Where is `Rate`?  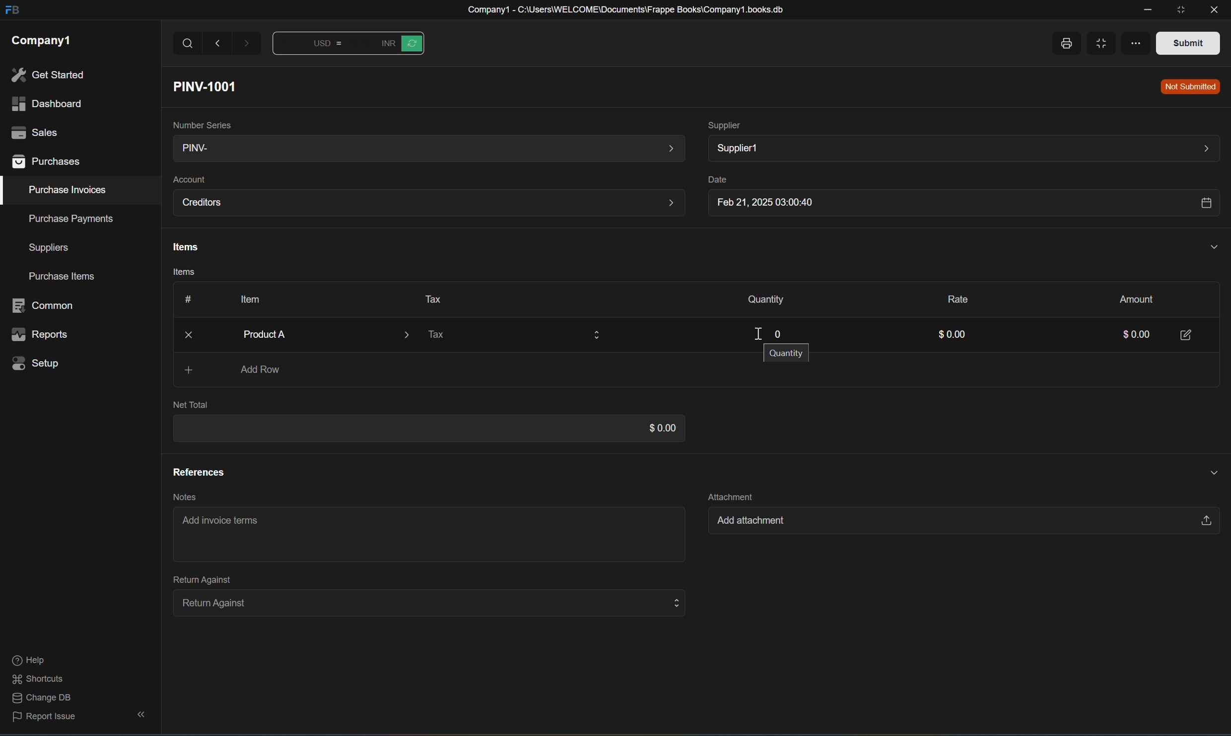 Rate is located at coordinates (953, 297).